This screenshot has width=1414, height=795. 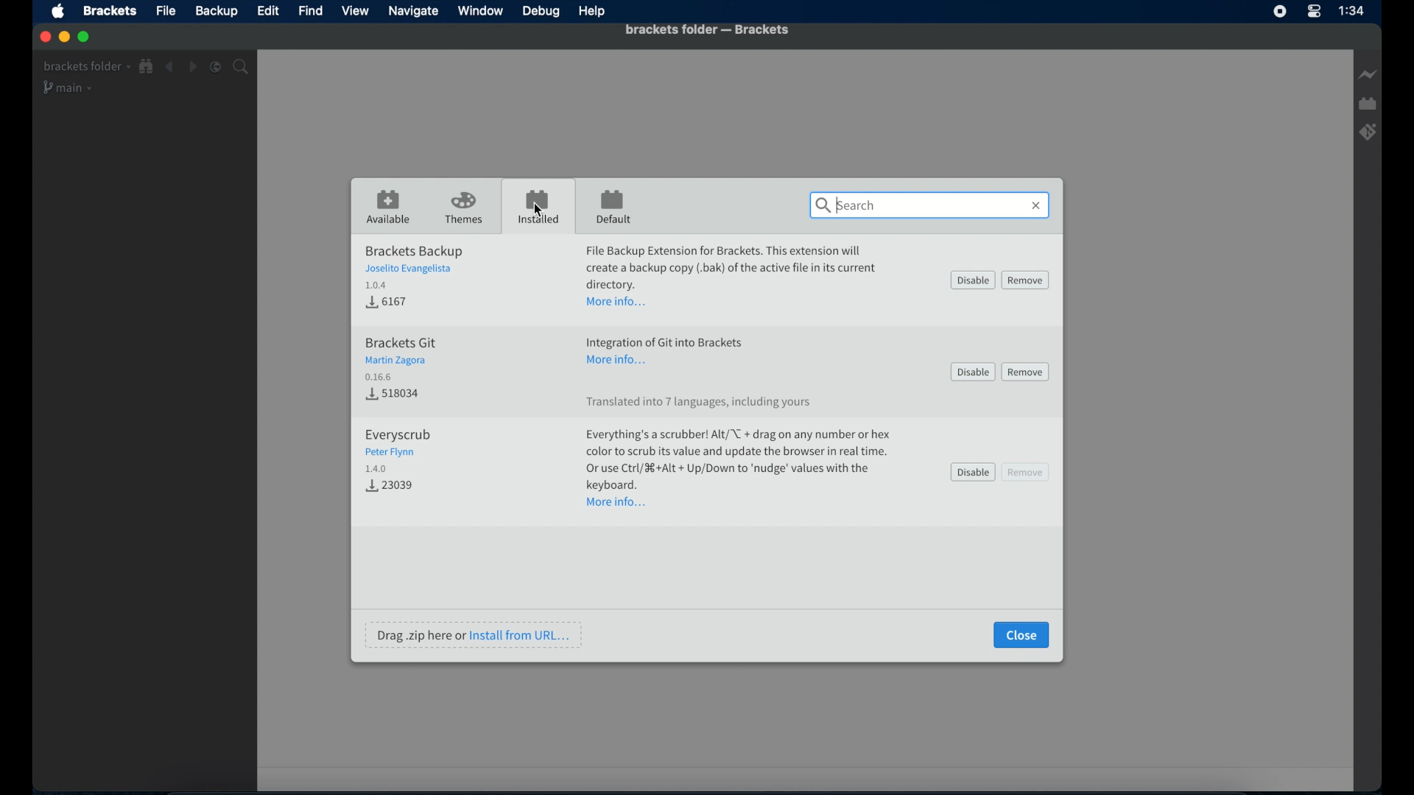 What do you see at coordinates (110, 10) in the screenshot?
I see `Brackets` at bounding box center [110, 10].